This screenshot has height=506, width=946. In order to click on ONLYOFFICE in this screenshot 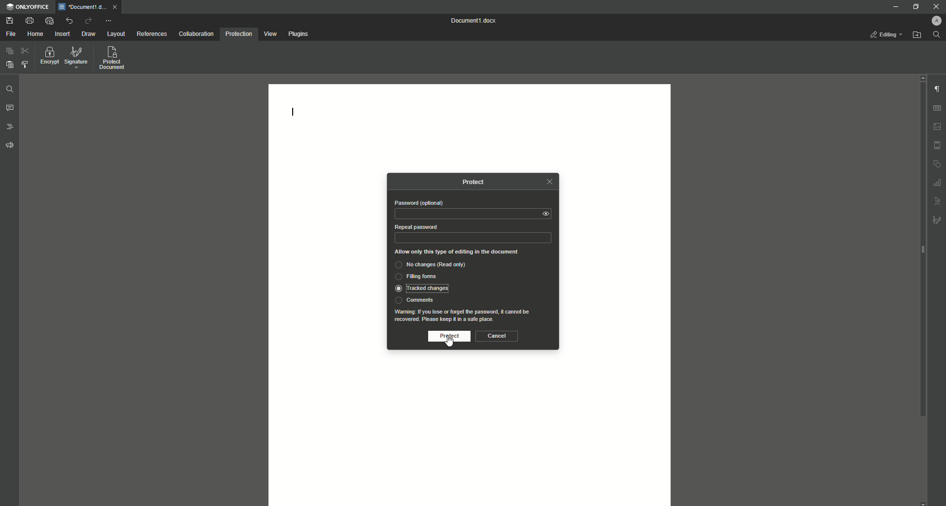, I will do `click(28, 6)`.